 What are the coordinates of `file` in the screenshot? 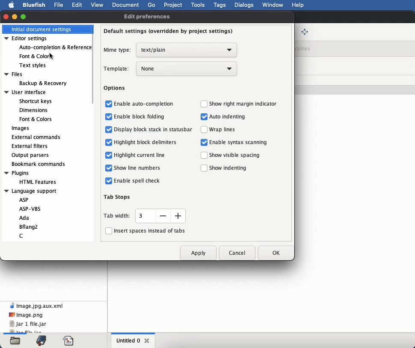 It's located at (58, 5).